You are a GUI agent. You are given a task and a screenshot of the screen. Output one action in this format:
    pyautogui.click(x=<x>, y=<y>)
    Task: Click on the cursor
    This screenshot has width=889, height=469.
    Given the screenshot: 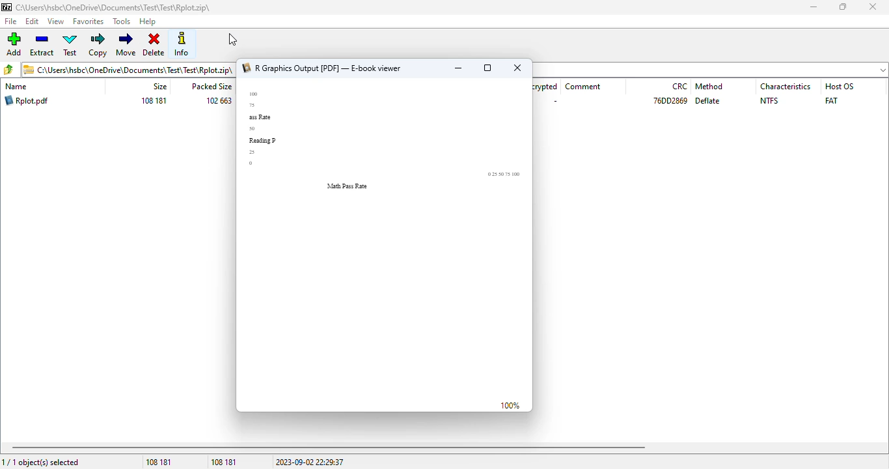 What is the action you would take?
    pyautogui.click(x=233, y=40)
    